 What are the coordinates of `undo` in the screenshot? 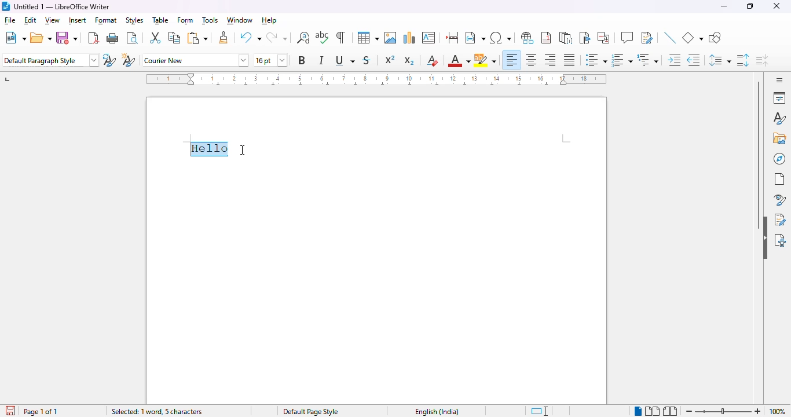 It's located at (250, 37).